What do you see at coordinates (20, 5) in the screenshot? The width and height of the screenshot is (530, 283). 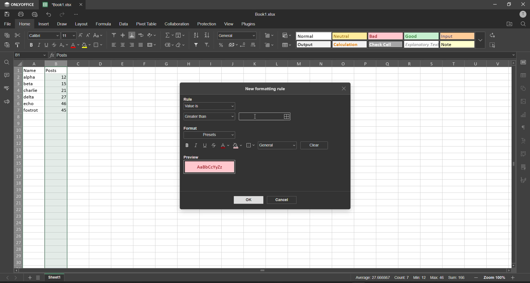 I see `onlyoffice` at bounding box center [20, 5].